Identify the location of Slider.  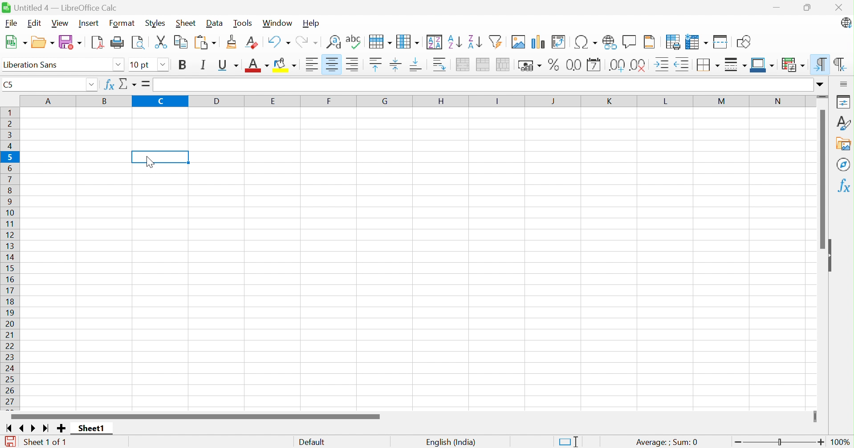
(815, 417).